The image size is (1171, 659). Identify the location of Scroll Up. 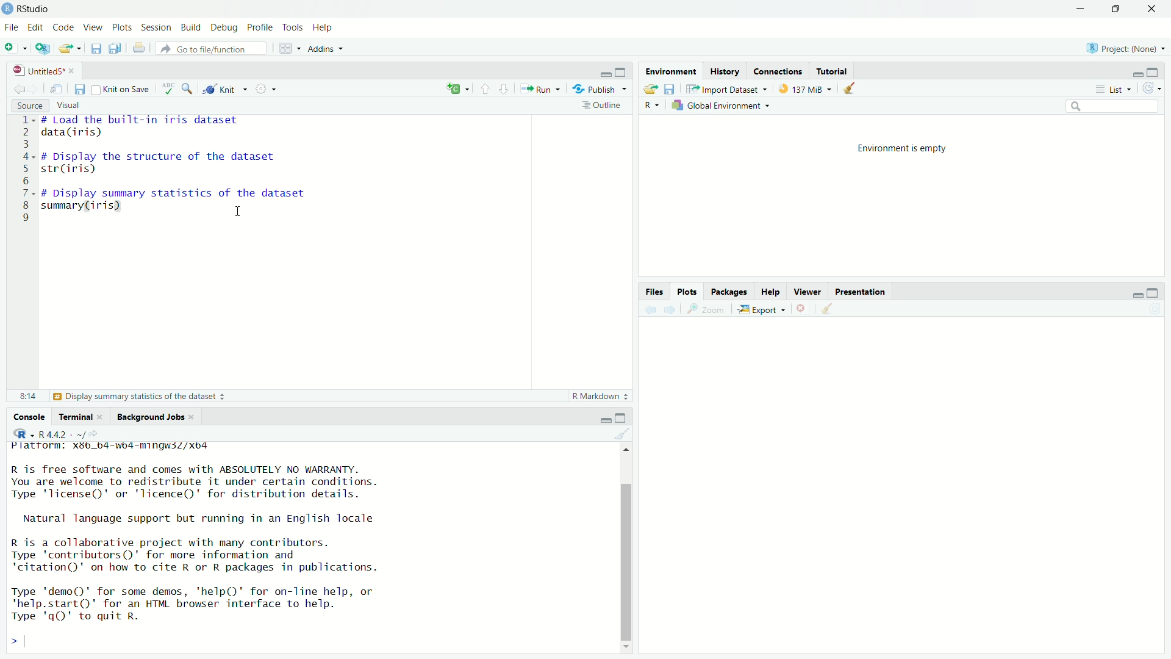
(628, 448).